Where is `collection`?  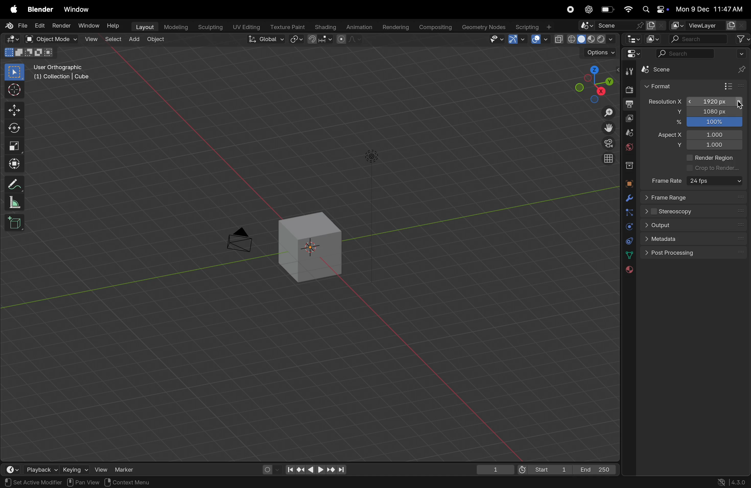 collection is located at coordinates (630, 167).